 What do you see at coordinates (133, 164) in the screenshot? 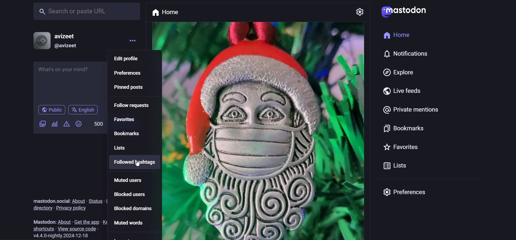
I see `followed hashtags` at bounding box center [133, 164].